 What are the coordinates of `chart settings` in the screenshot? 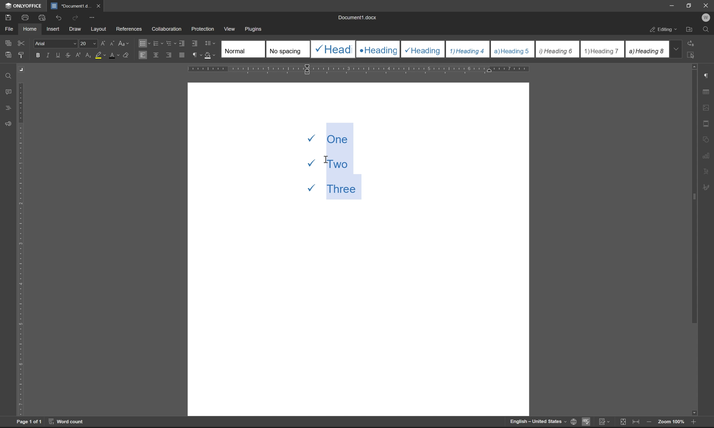 It's located at (707, 154).